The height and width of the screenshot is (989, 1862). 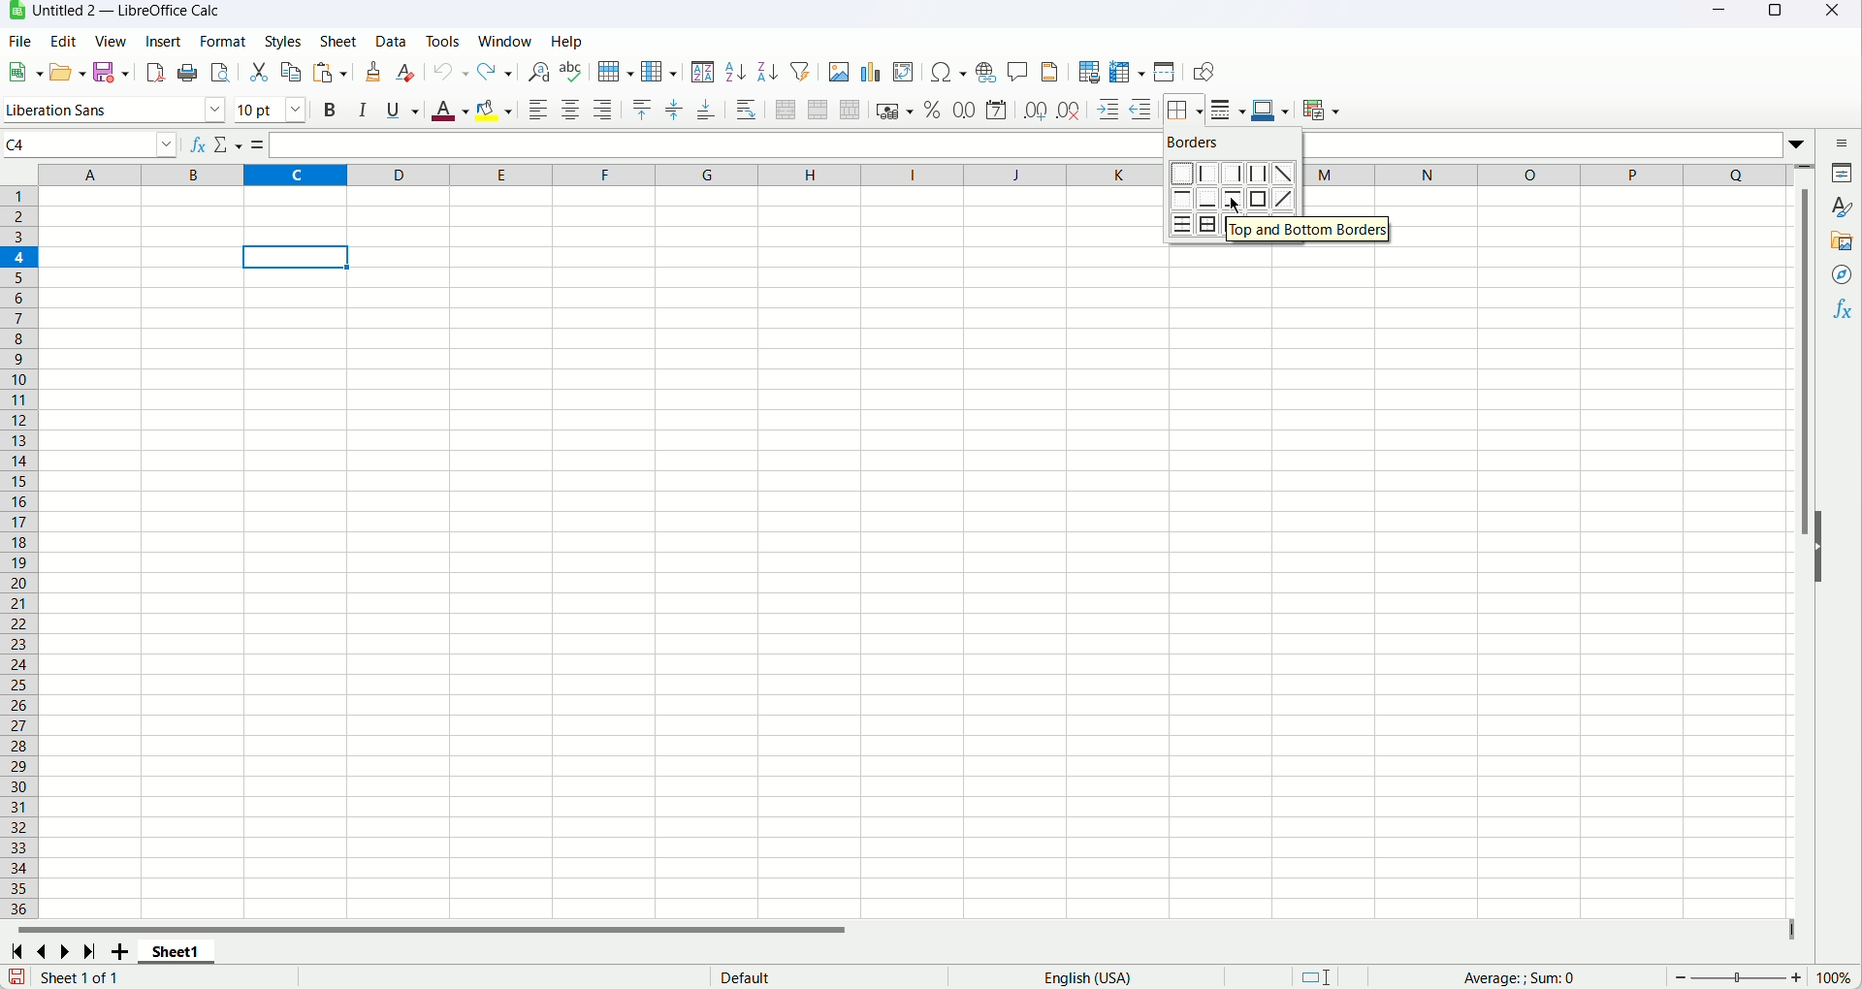 I want to click on Data, so click(x=392, y=43).